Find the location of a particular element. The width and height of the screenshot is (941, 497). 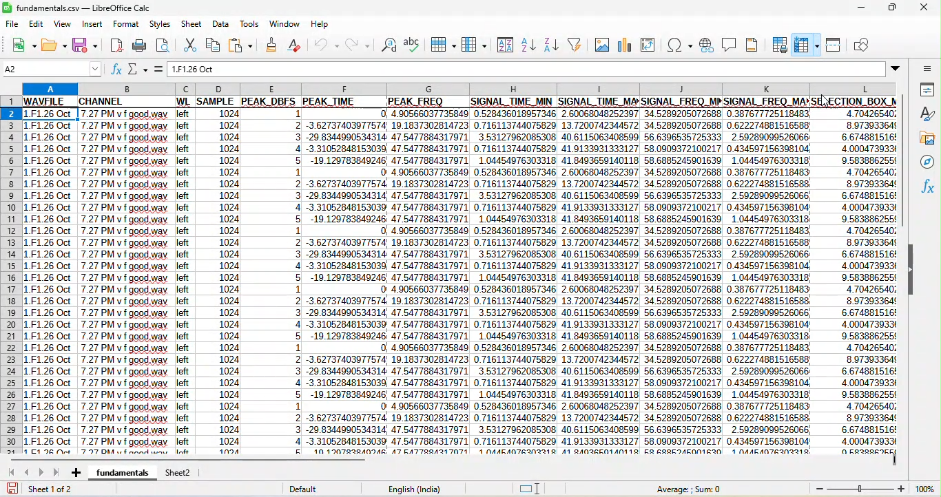

spelling is located at coordinates (413, 41).